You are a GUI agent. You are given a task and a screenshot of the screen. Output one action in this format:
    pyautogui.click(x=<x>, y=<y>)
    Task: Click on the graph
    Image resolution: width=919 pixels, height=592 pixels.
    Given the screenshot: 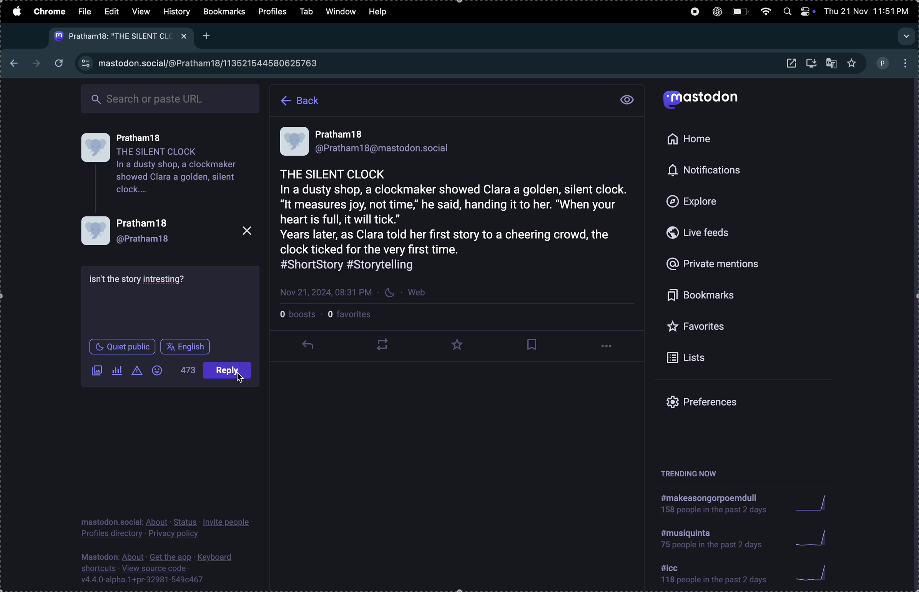 What is the action you would take?
    pyautogui.click(x=813, y=503)
    